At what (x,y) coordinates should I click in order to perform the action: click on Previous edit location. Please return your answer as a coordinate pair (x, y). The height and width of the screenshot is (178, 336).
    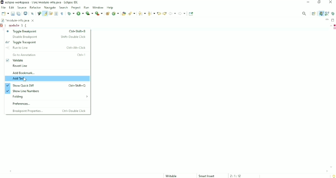
    Looking at the image, I should click on (159, 13).